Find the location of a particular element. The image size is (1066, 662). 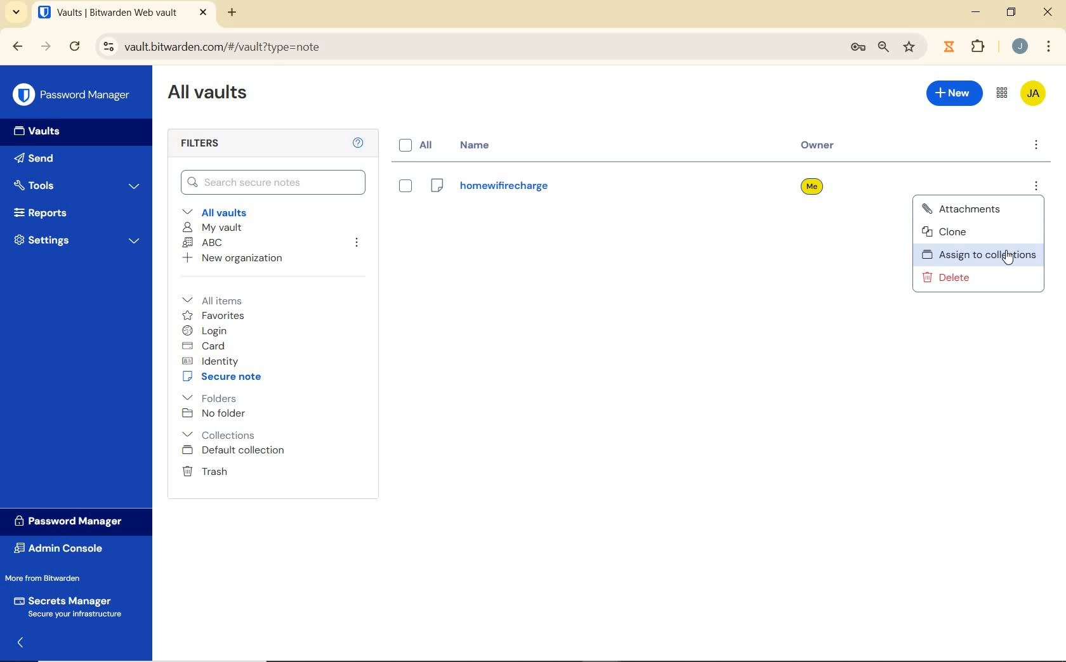

Account is located at coordinates (1019, 46).